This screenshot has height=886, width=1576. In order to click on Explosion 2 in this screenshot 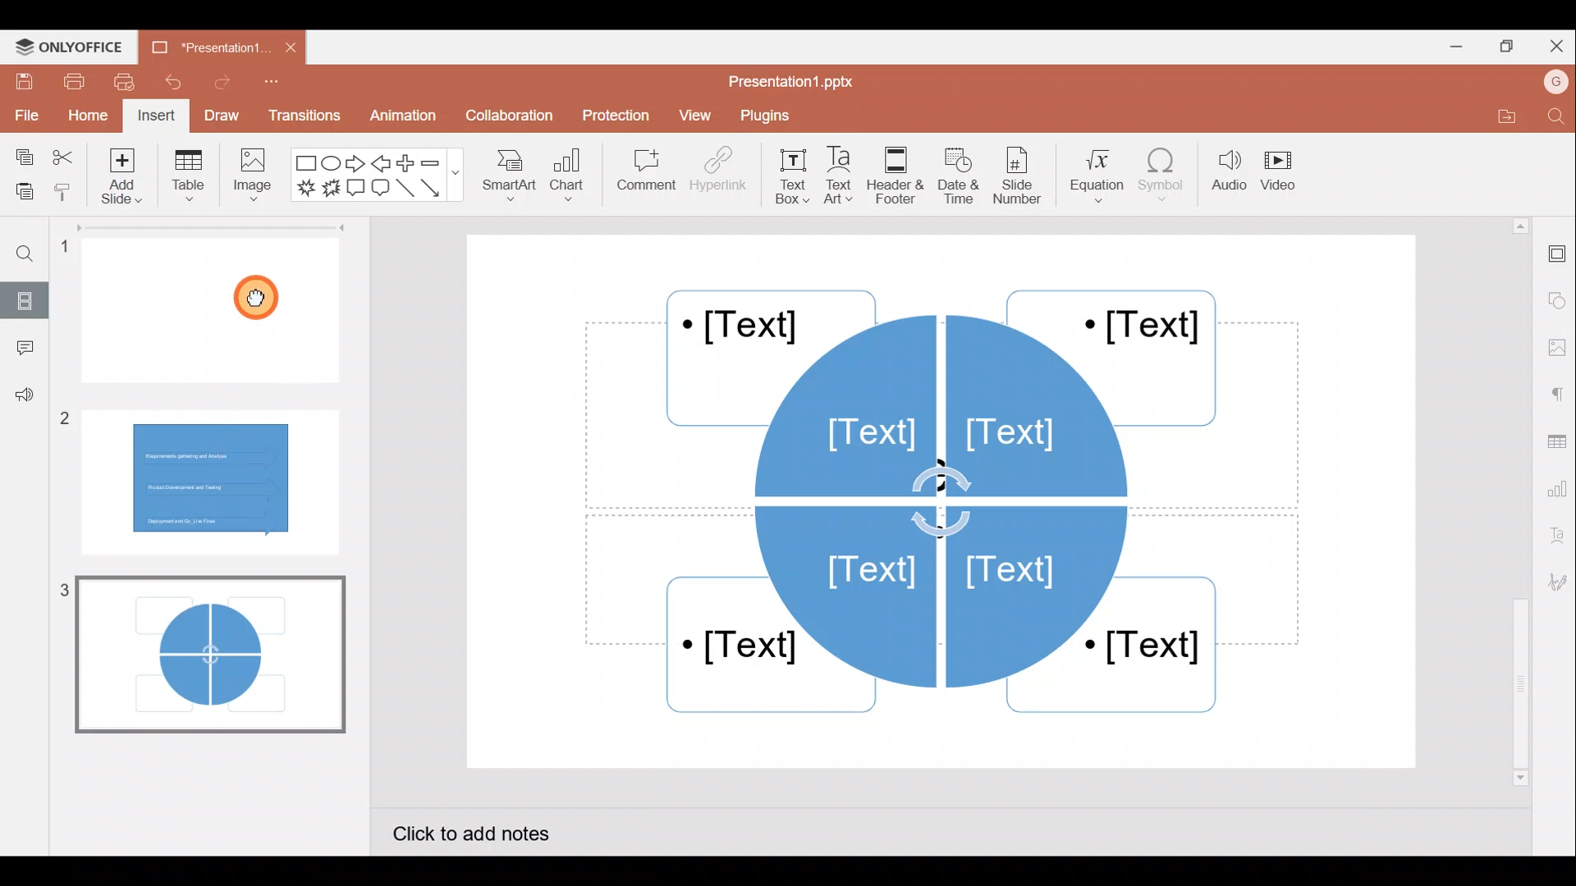, I will do `click(330, 190)`.